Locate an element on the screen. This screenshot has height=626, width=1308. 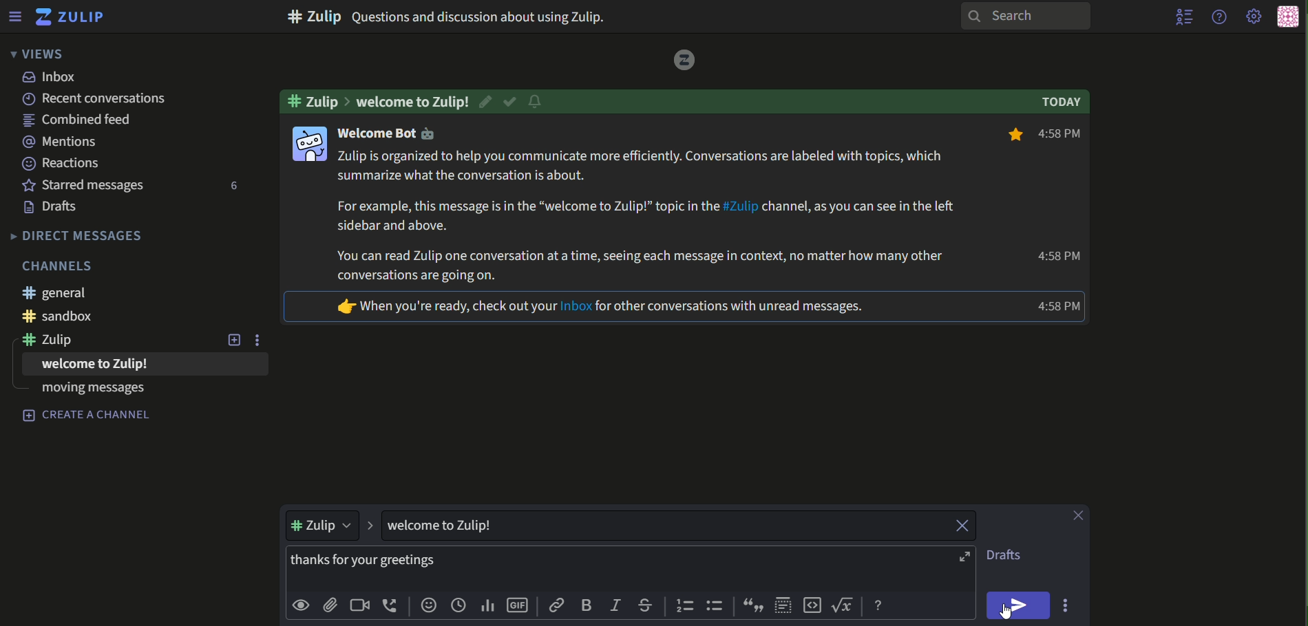
text is located at coordinates (414, 100).